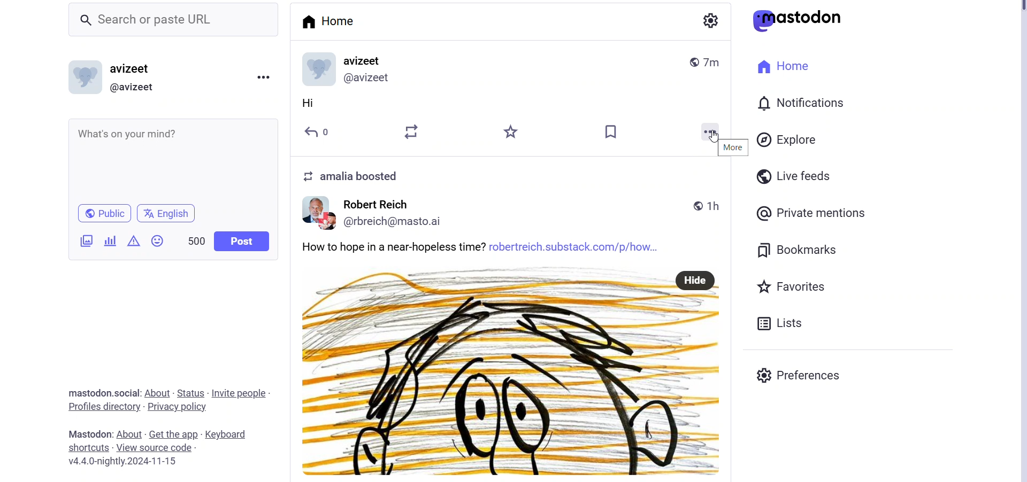 This screenshot has height=482, width=1027. I want to click on My Post, so click(513, 104).